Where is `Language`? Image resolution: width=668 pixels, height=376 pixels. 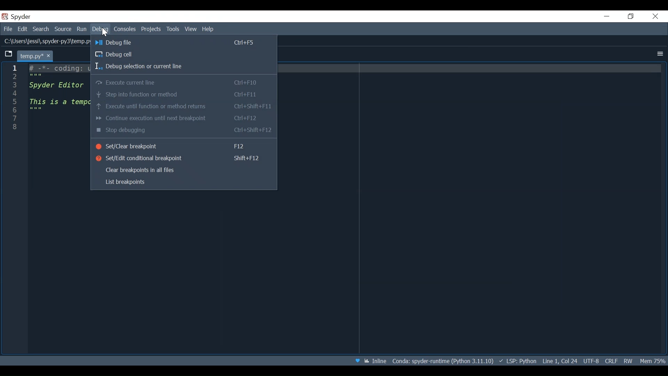
Language is located at coordinates (517, 361).